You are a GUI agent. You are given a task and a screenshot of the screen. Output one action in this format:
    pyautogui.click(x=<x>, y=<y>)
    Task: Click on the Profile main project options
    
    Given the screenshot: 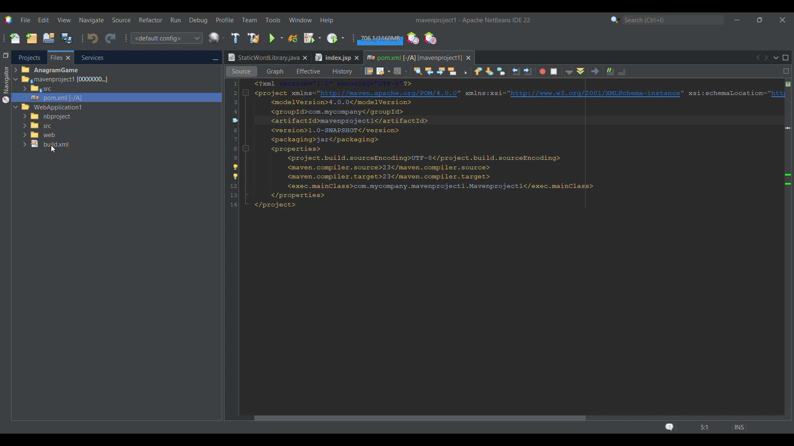 What is the action you would take?
    pyautogui.click(x=337, y=38)
    